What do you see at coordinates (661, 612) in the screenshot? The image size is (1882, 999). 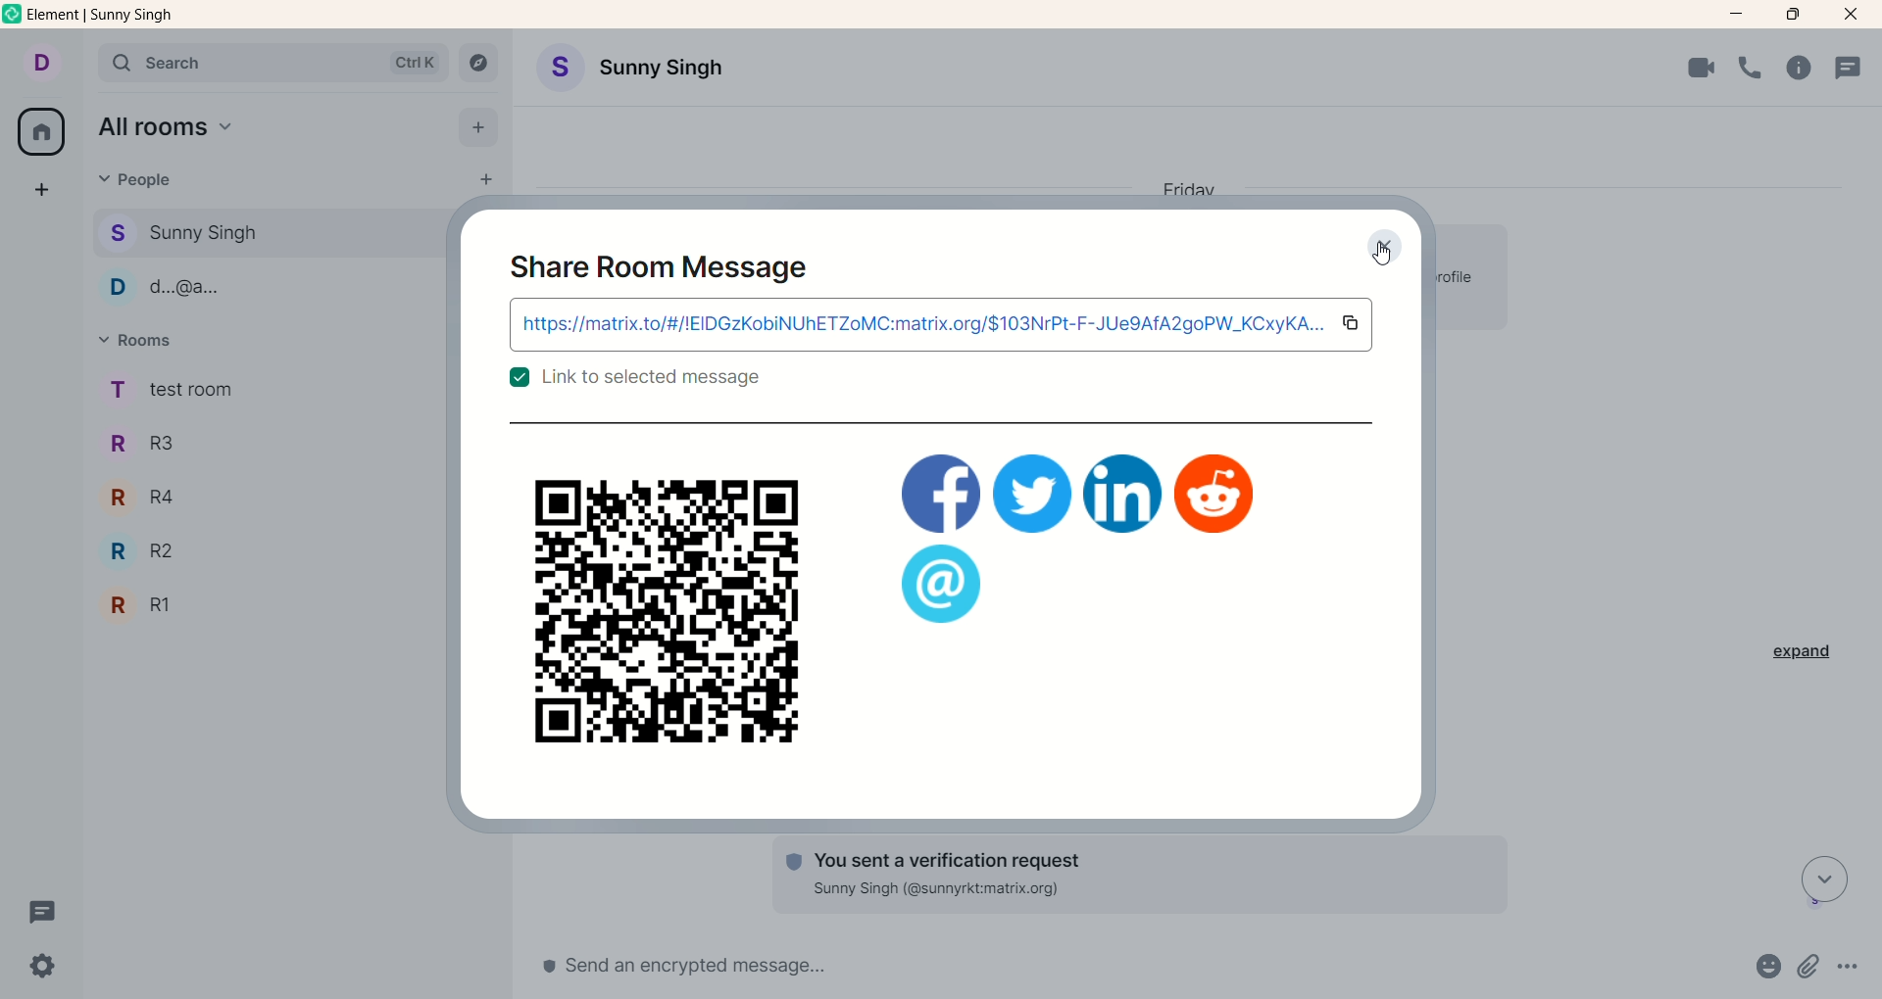 I see `QR code` at bounding box center [661, 612].